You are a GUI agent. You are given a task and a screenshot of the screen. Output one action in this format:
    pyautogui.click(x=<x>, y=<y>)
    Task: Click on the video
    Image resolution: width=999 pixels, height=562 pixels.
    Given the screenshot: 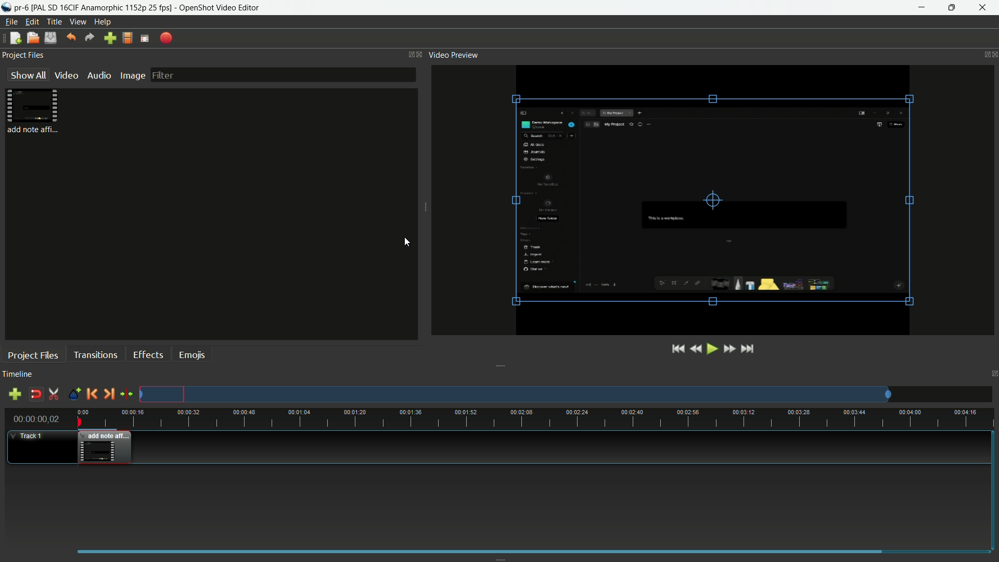 What is the action you would take?
    pyautogui.click(x=66, y=75)
    